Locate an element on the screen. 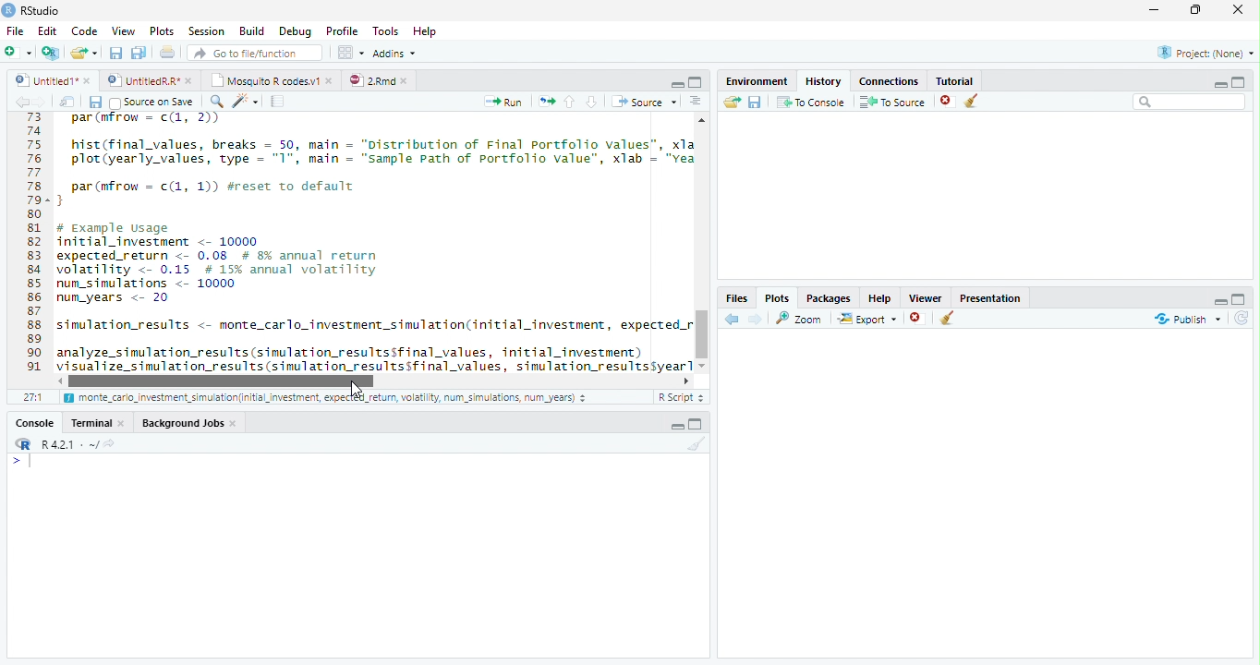  Show document outline is located at coordinates (696, 103).